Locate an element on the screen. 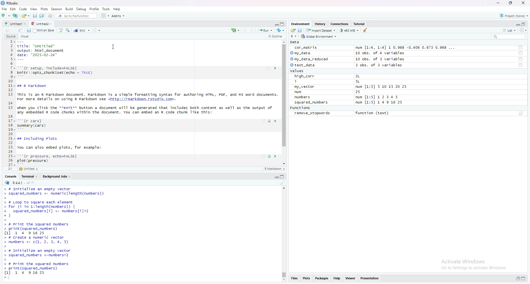  show in new window is located at coordinates (22, 30).